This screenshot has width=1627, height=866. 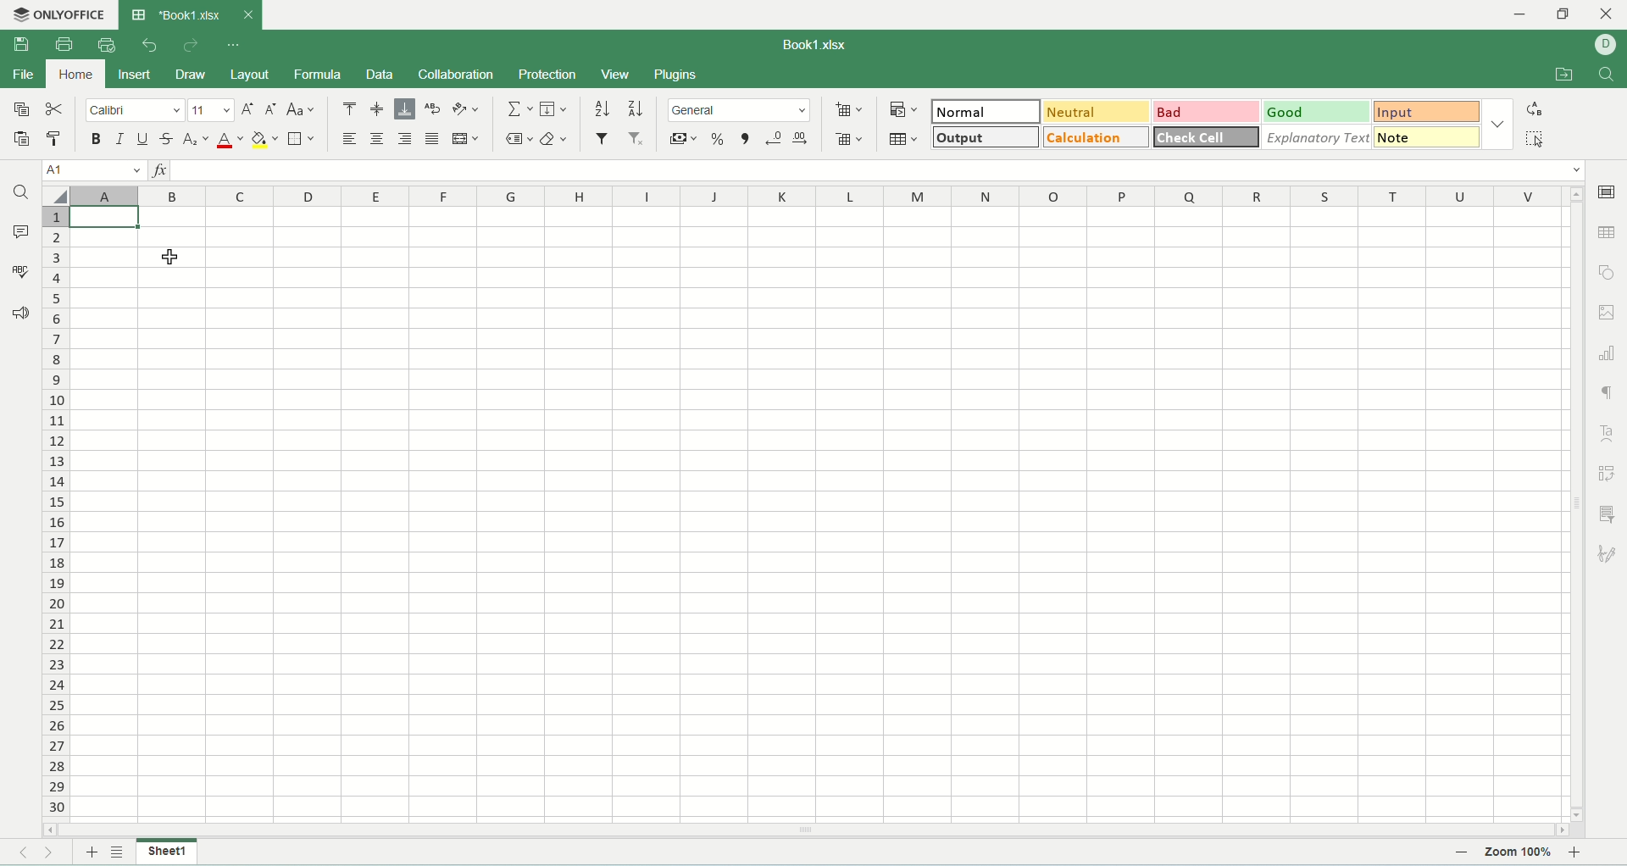 I want to click on data, so click(x=380, y=75).